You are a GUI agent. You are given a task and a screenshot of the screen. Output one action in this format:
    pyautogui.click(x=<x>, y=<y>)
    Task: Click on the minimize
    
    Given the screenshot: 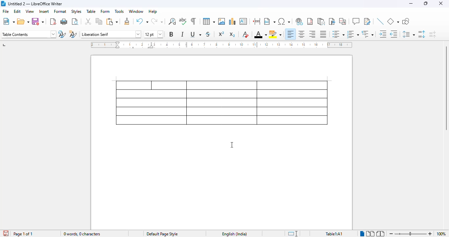 What is the action you would take?
    pyautogui.click(x=411, y=4)
    